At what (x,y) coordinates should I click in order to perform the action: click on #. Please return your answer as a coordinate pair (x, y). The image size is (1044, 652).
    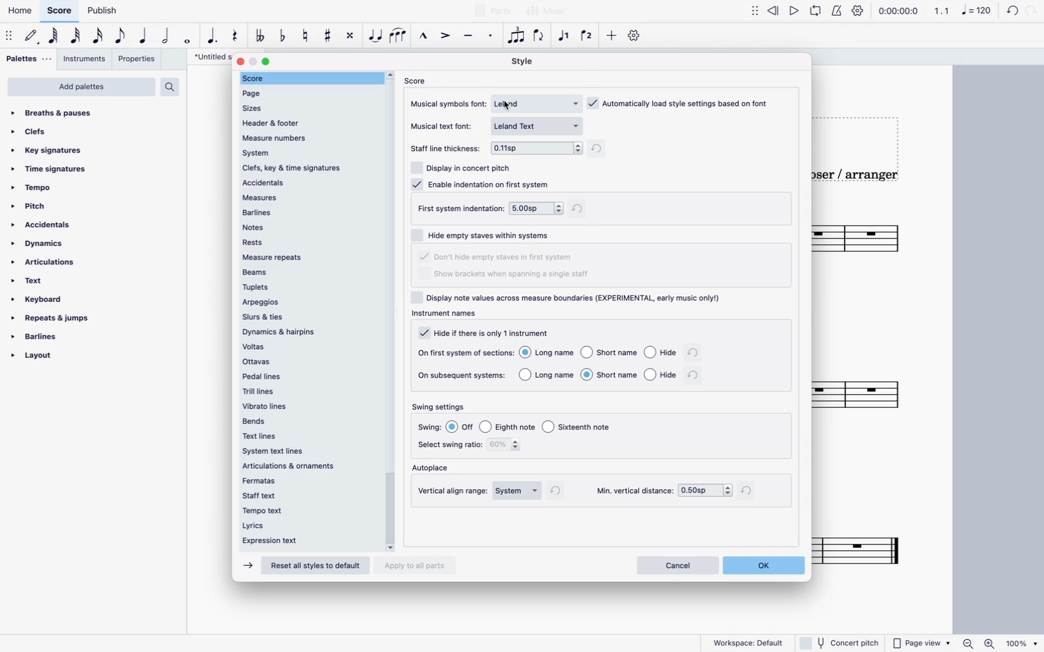
    Looking at the image, I should click on (327, 35).